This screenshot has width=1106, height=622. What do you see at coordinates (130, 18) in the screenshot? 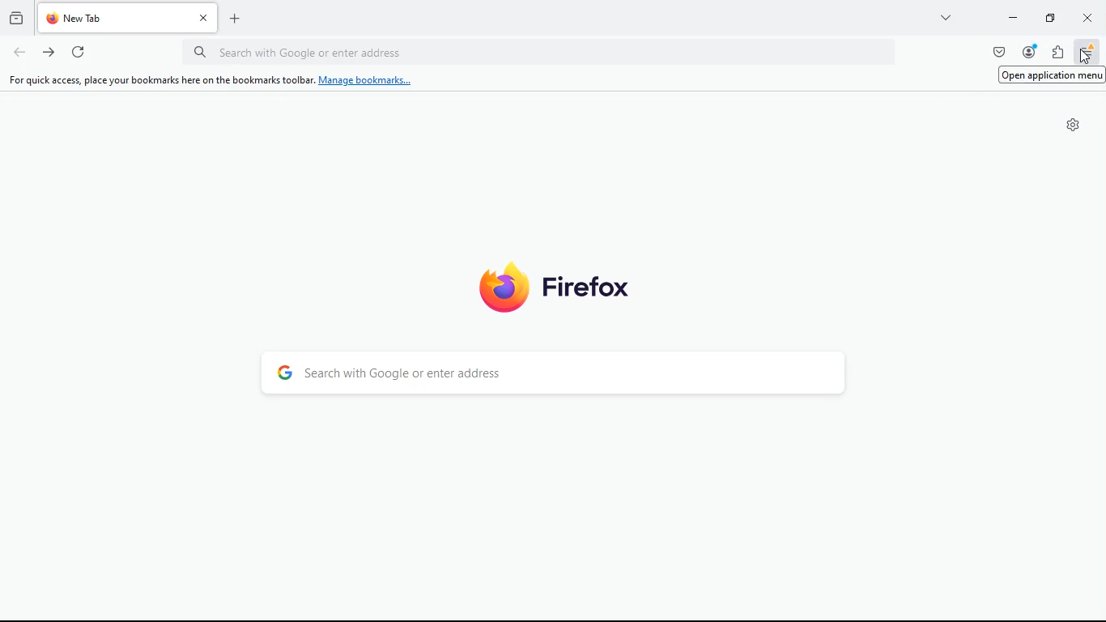
I see `tab` at bounding box center [130, 18].